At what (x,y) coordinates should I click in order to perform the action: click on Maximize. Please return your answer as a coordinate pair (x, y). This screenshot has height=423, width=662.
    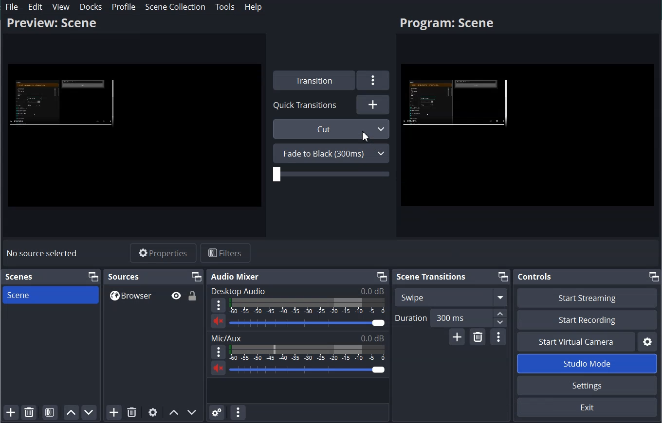
    Looking at the image, I should click on (197, 276).